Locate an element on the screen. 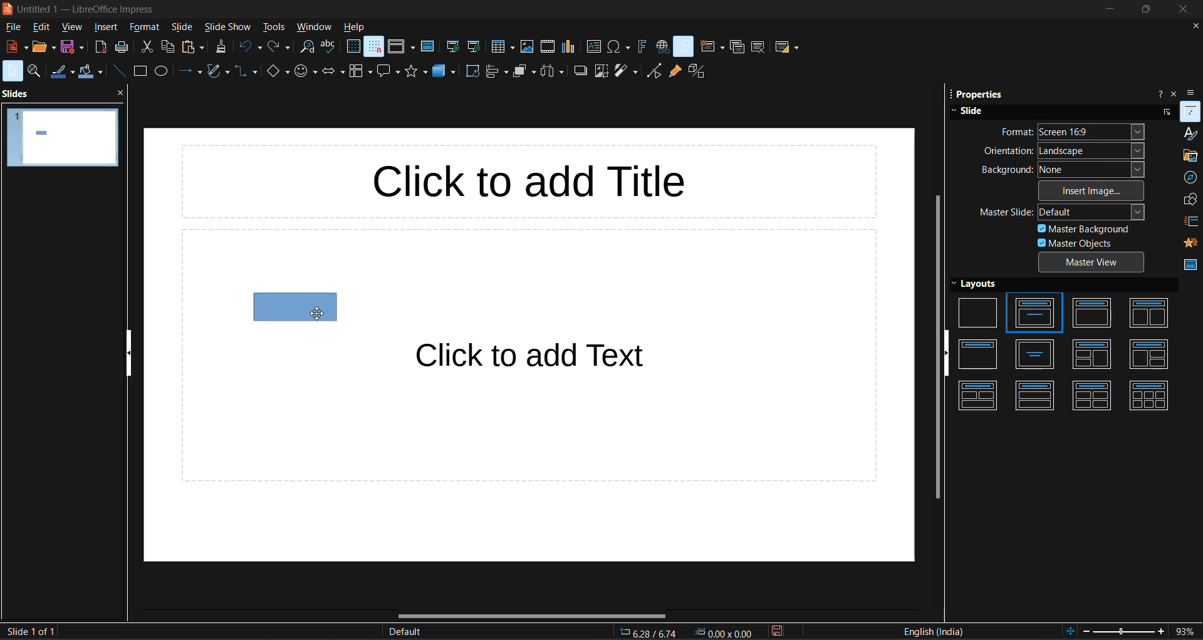 The width and height of the screenshot is (1203, 640). sidebar settings is located at coordinates (1195, 91).